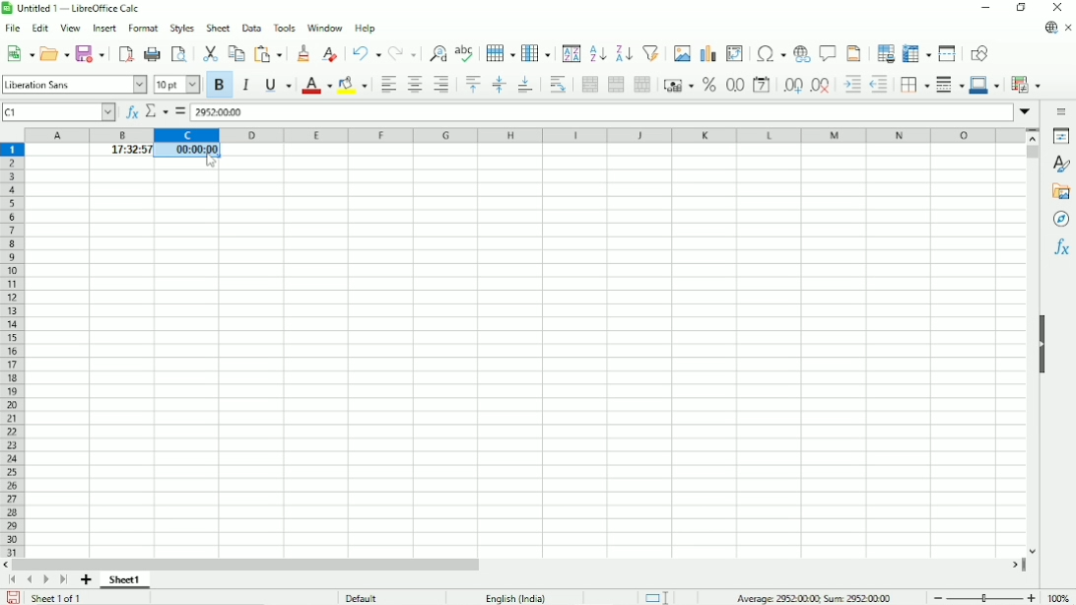 The image size is (1076, 605). What do you see at coordinates (707, 53) in the screenshot?
I see `Insert chart` at bounding box center [707, 53].